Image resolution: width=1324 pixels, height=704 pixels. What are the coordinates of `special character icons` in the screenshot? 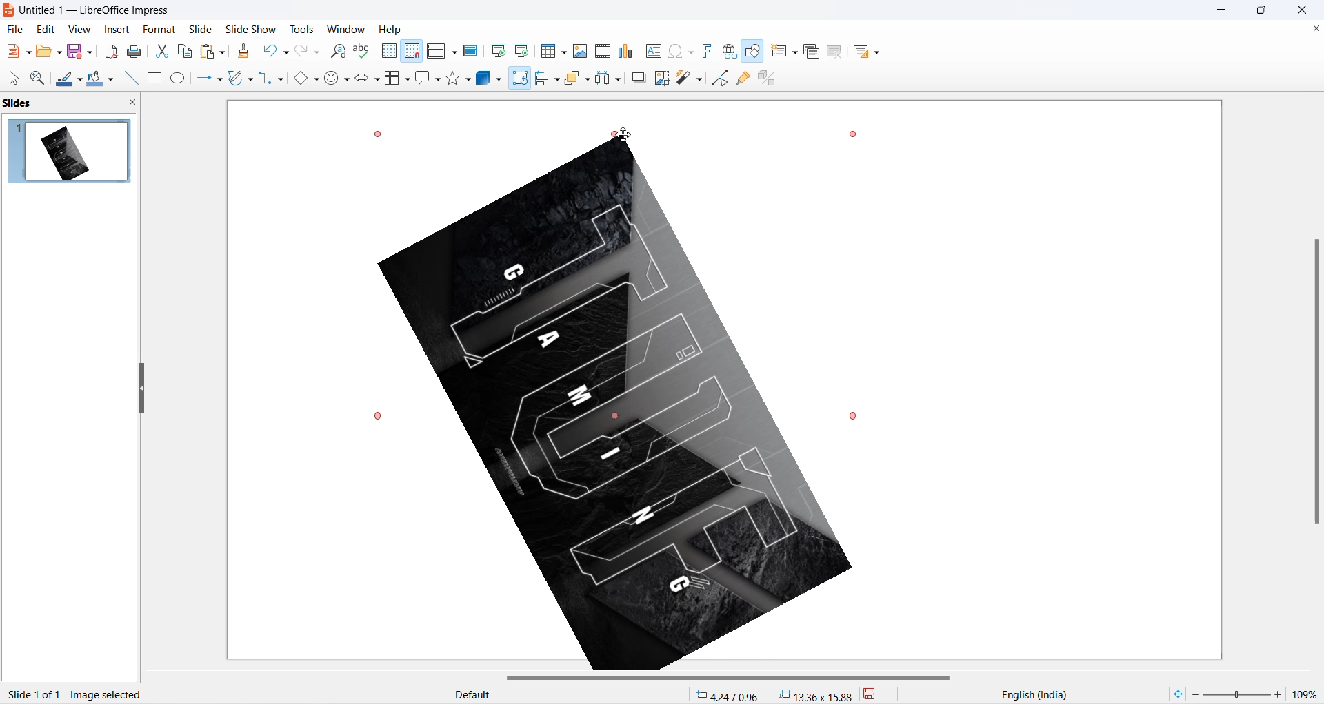 It's located at (690, 51).